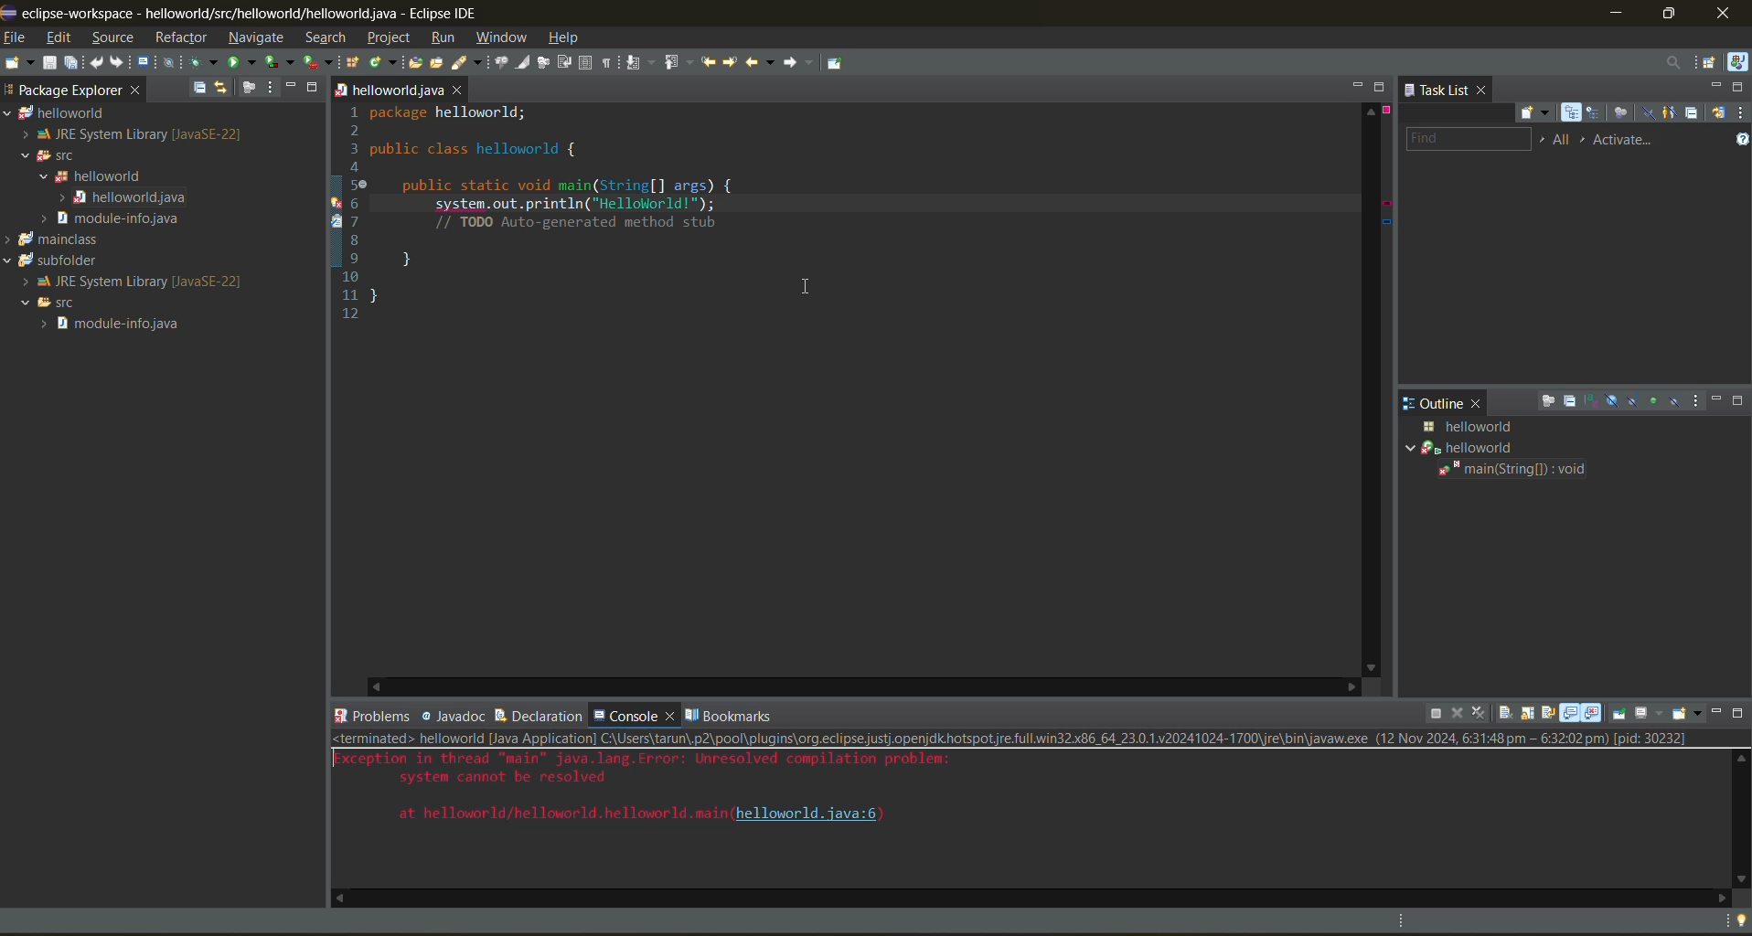  What do you see at coordinates (1505, 425) in the screenshot?
I see `java class details` at bounding box center [1505, 425].